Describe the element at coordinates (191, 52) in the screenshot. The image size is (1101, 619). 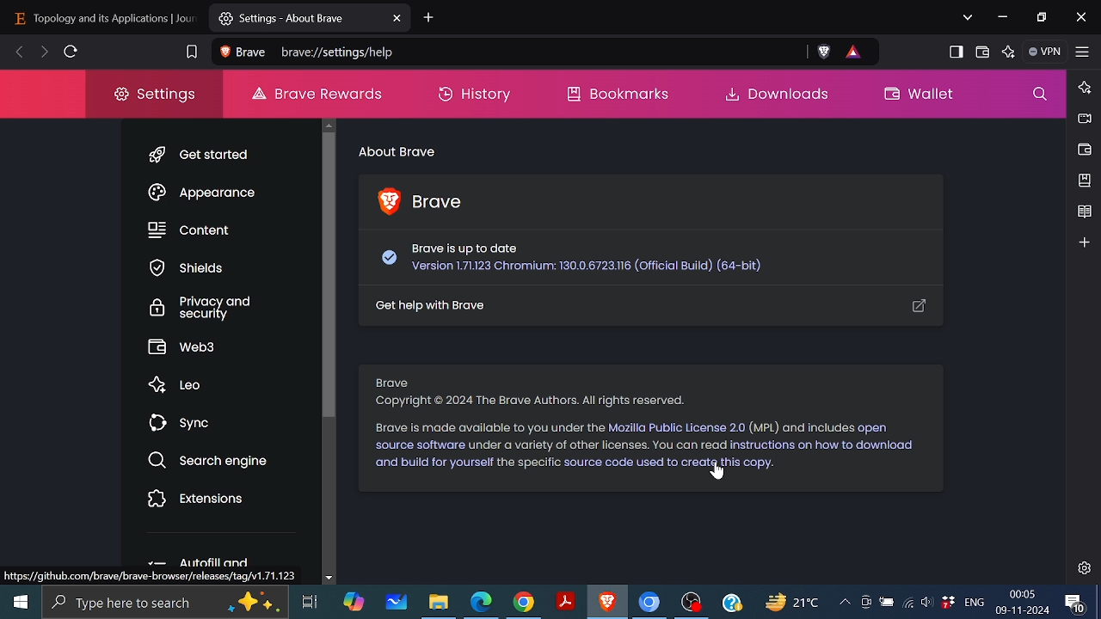
I see `bookmark this tab` at that location.